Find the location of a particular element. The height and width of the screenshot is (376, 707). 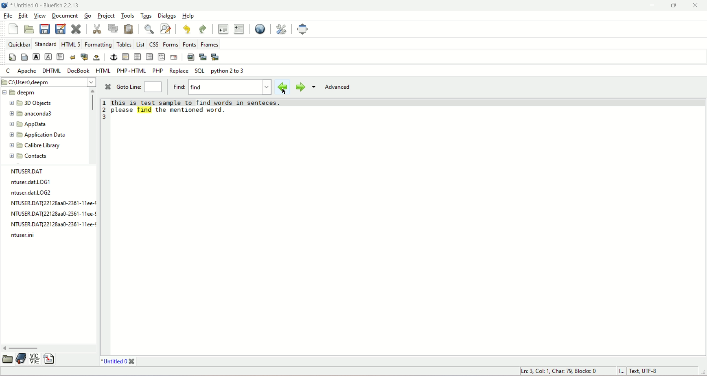

edit is located at coordinates (23, 15).